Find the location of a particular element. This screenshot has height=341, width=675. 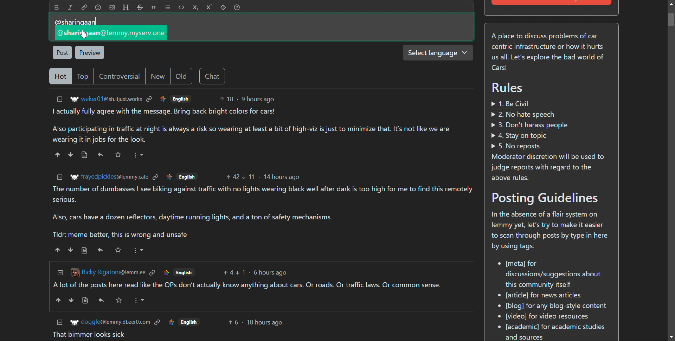

spoiler is located at coordinates (223, 7).